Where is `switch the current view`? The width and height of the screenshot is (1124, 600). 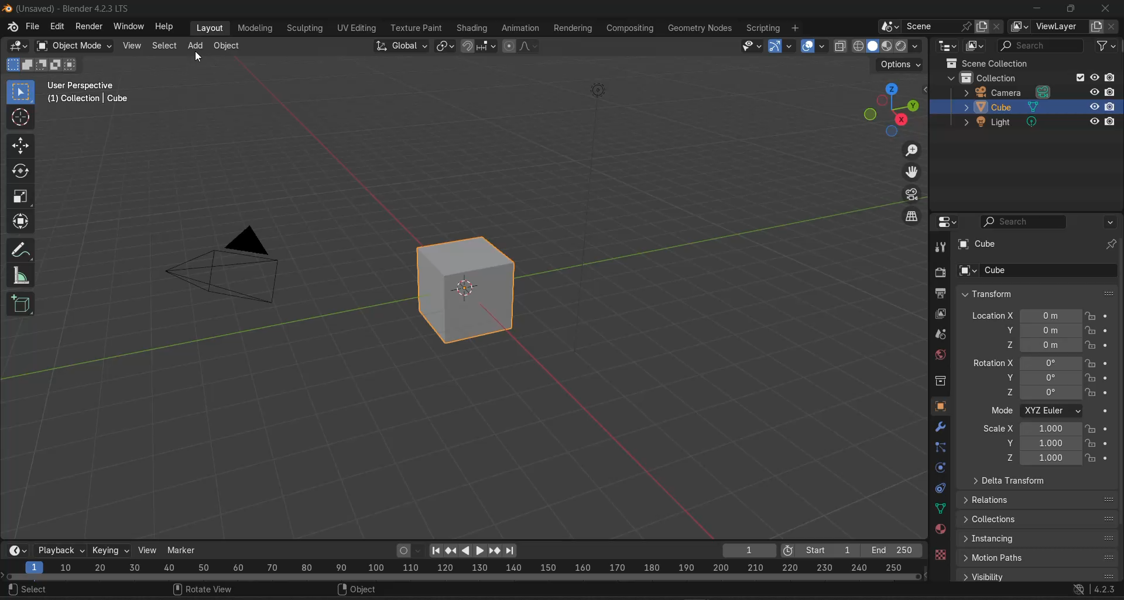
switch the current view is located at coordinates (910, 216).